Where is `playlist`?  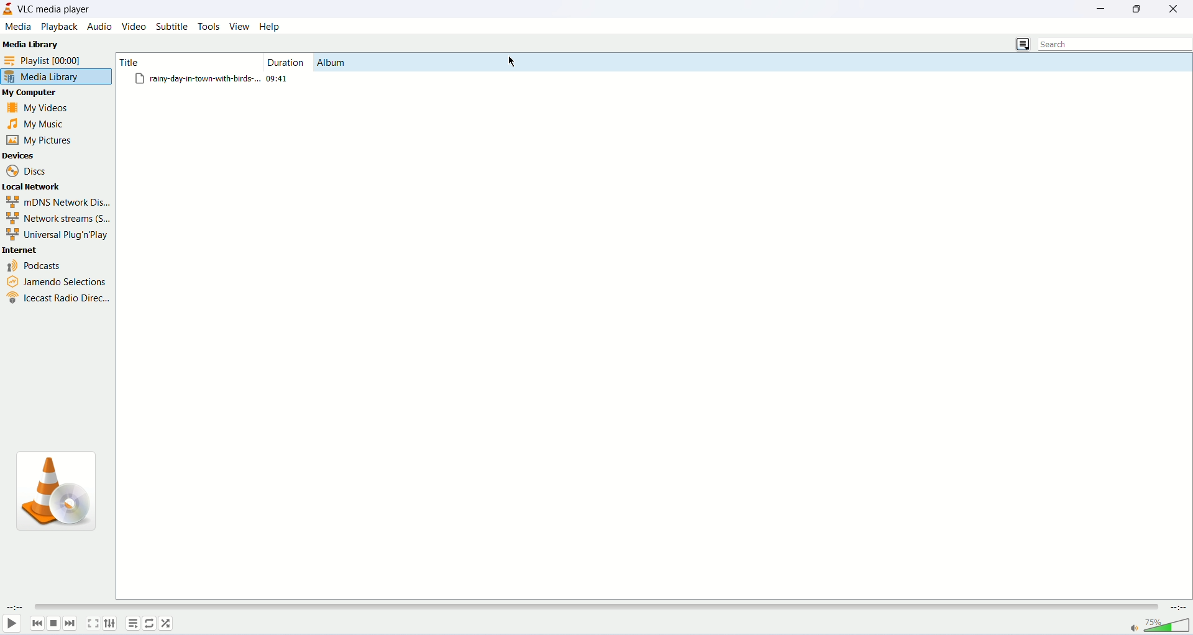 playlist is located at coordinates (132, 624).